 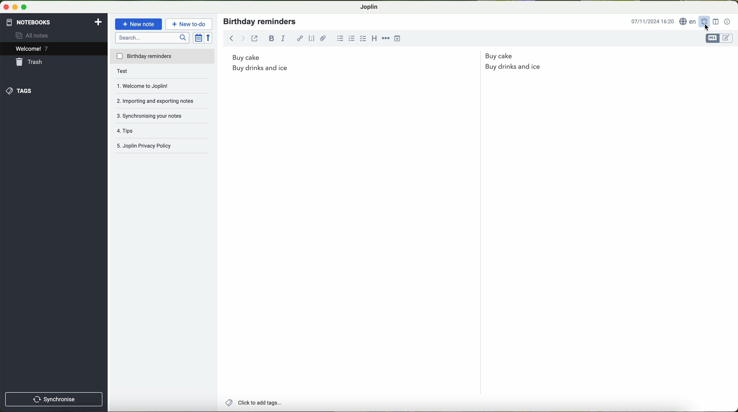 What do you see at coordinates (145, 144) in the screenshot?
I see `Joplin privacy policy` at bounding box center [145, 144].